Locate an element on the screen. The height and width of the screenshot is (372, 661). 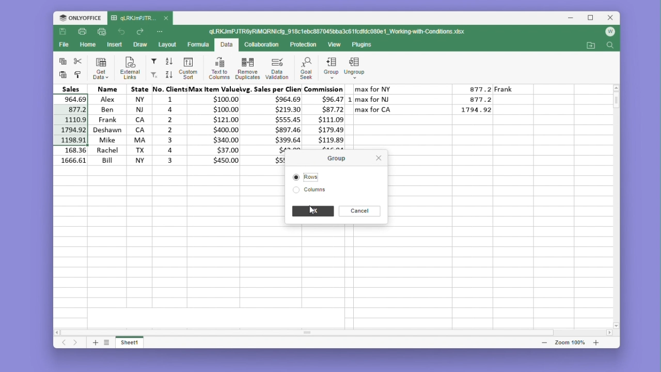
Plugins  is located at coordinates (365, 45).